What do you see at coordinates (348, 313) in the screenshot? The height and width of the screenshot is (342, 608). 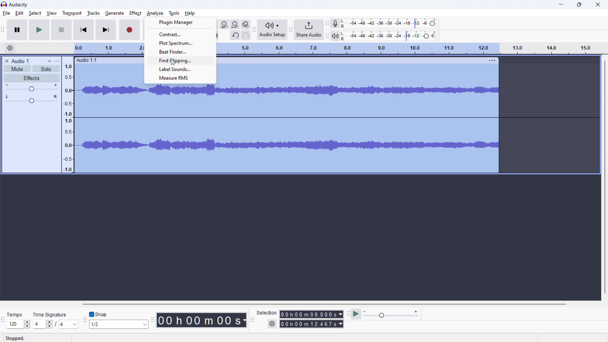 I see `play at speed toolbar` at bounding box center [348, 313].